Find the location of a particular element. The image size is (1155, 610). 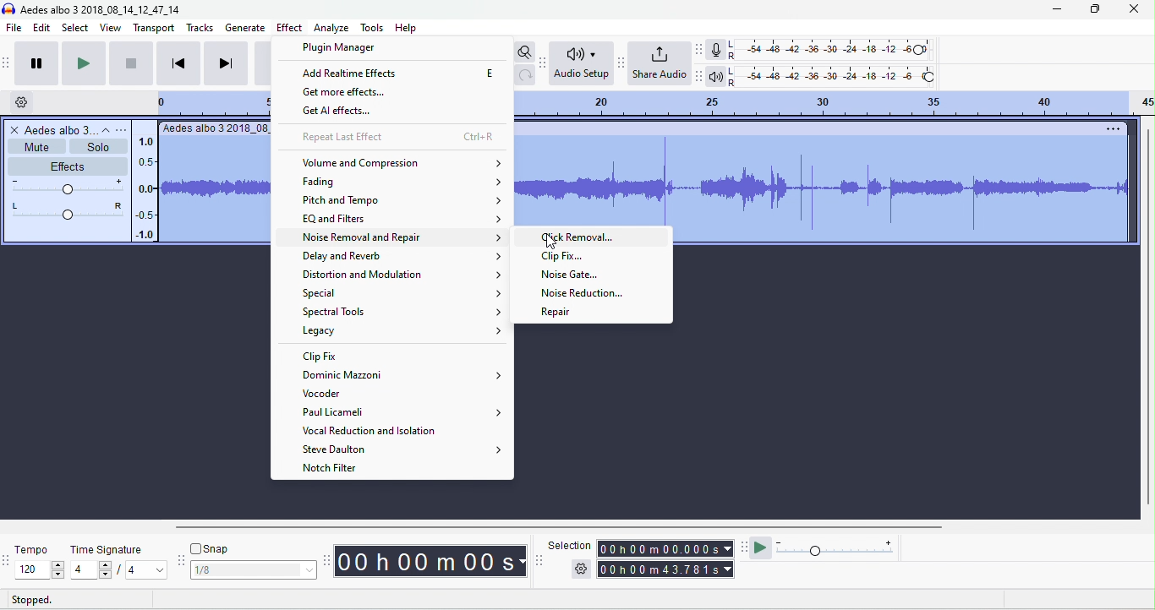

noise gate is located at coordinates (573, 276).